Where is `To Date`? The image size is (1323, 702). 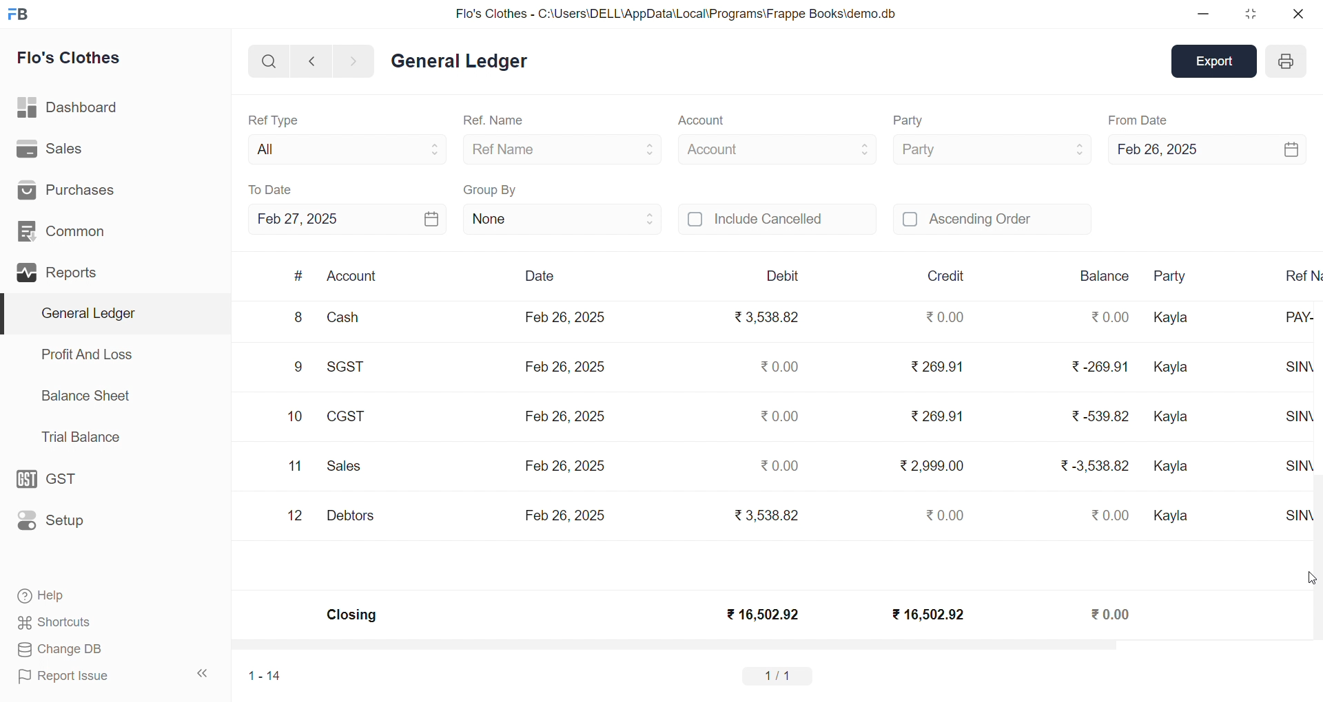
To Date is located at coordinates (271, 189).